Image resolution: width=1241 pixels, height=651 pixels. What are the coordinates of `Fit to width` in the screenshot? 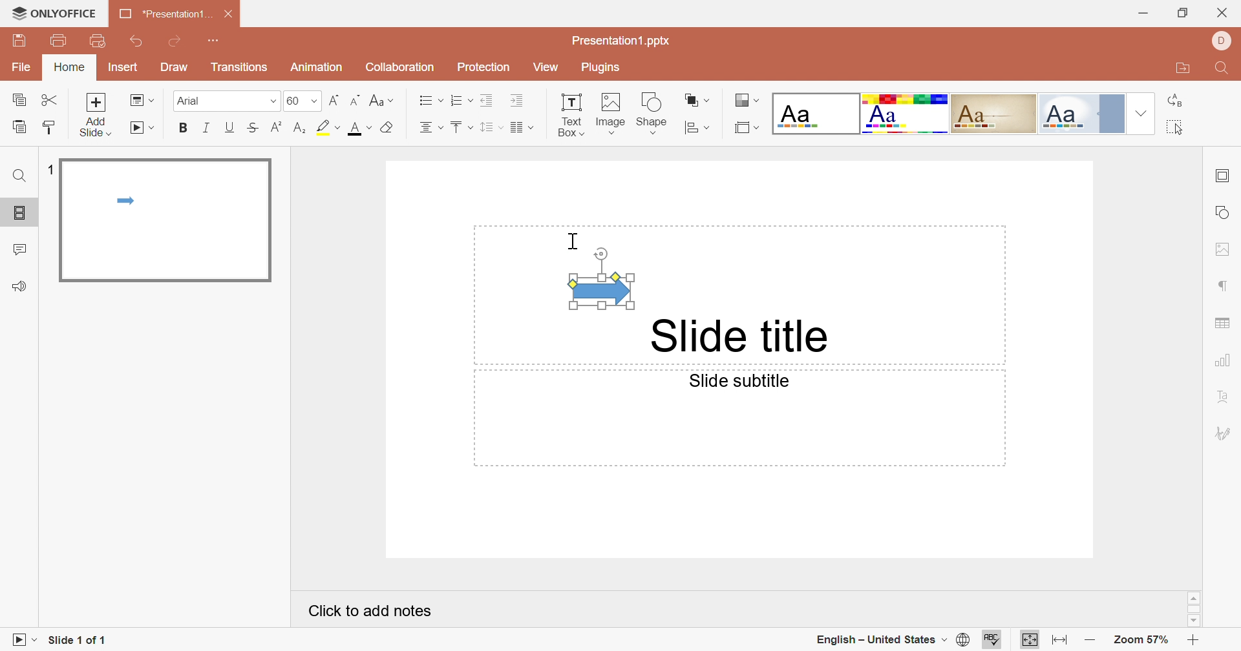 It's located at (1061, 639).